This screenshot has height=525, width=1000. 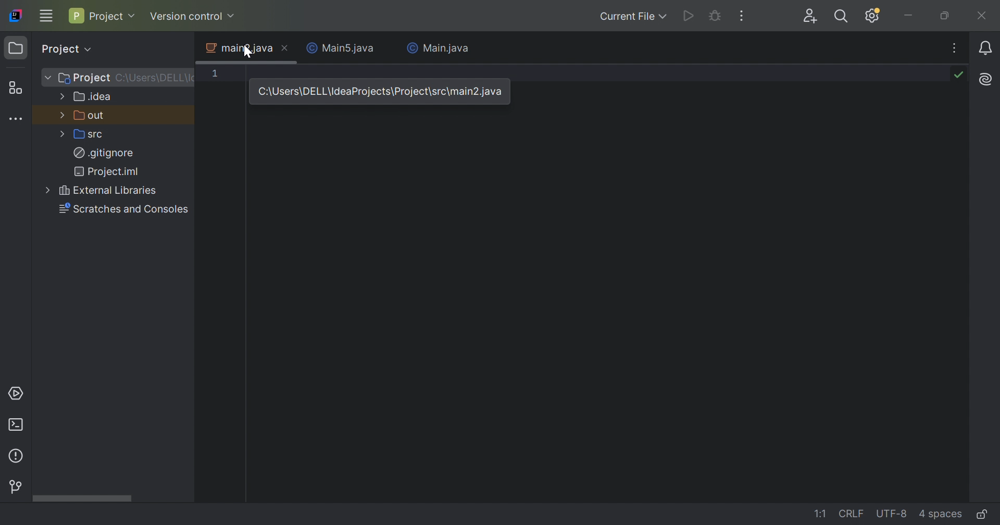 What do you see at coordinates (940, 515) in the screenshot?
I see `4 spaces` at bounding box center [940, 515].